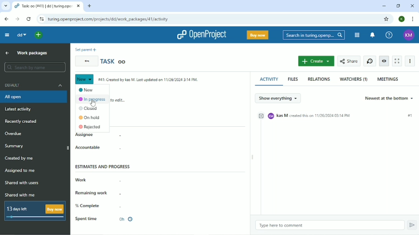 This screenshot has height=235, width=419. I want to click on Share, so click(349, 62).